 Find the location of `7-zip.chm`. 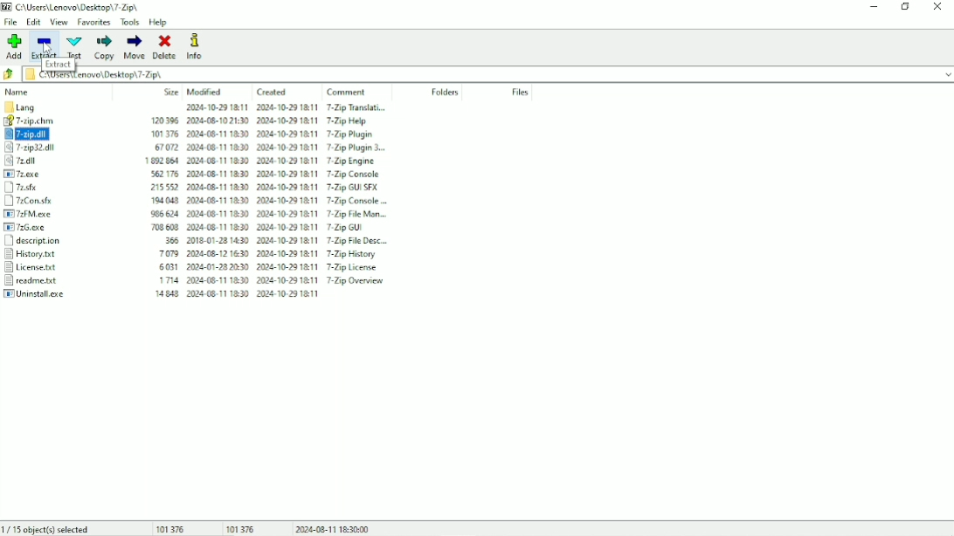

7-zip.chm is located at coordinates (45, 121).